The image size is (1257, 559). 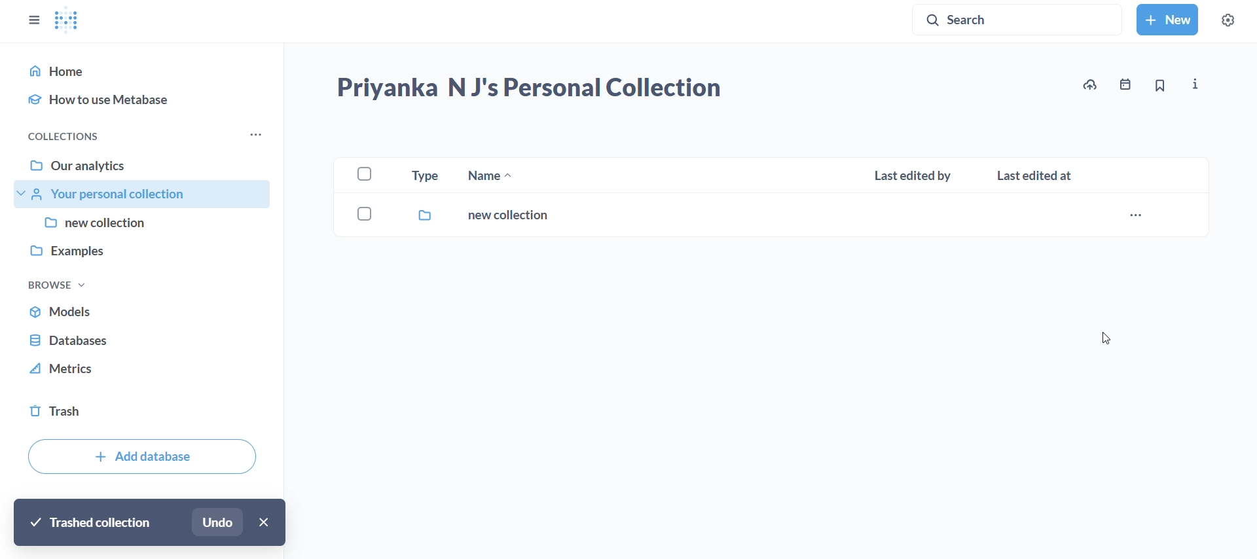 I want to click on collections, so click(x=80, y=137).